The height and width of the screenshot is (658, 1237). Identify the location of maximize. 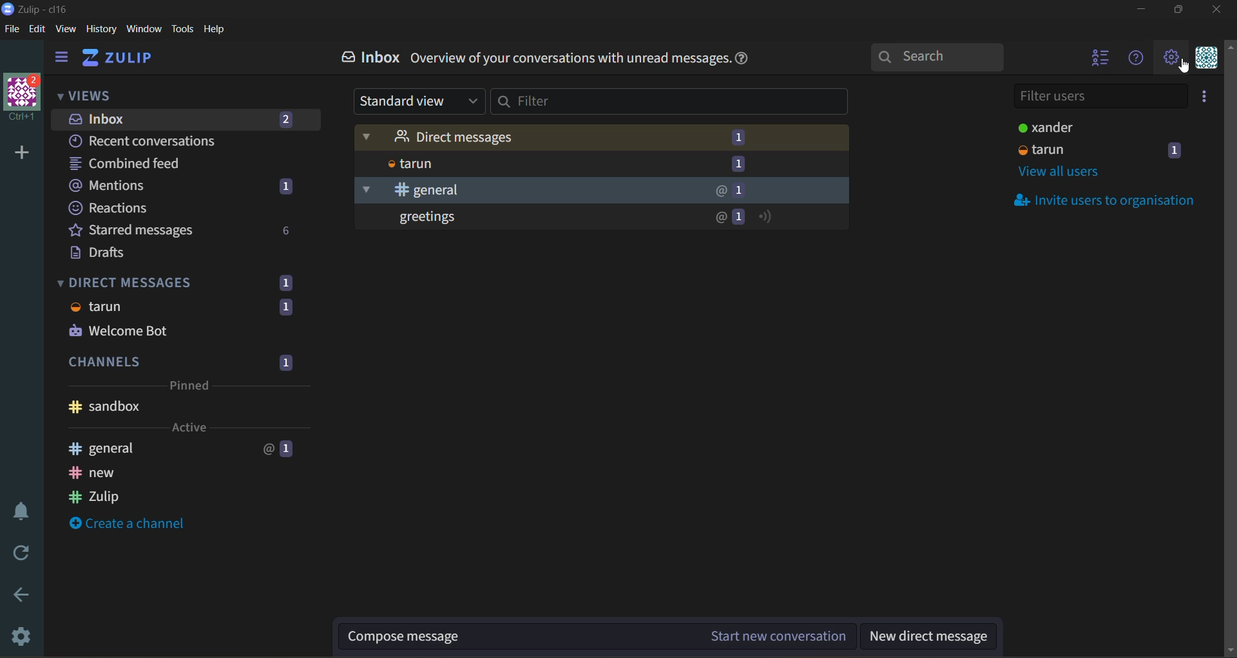
(1178, 12).